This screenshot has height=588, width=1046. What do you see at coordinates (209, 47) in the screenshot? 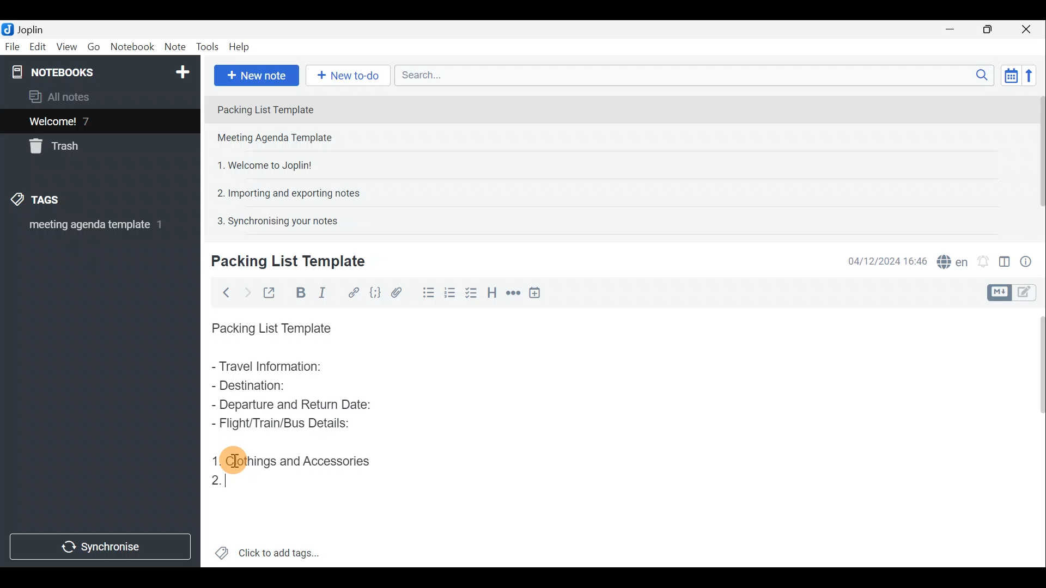
I see `Tools` at bounding box center [209, 47].